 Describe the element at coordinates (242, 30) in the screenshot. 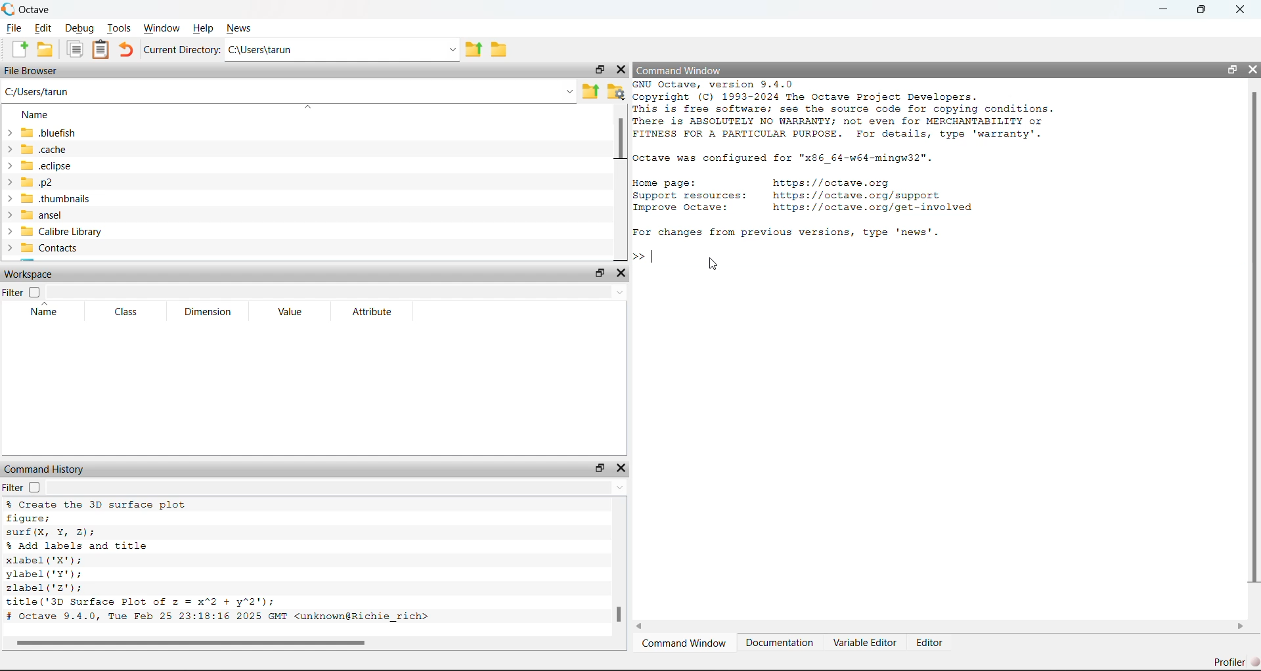

I see `News` at that location.